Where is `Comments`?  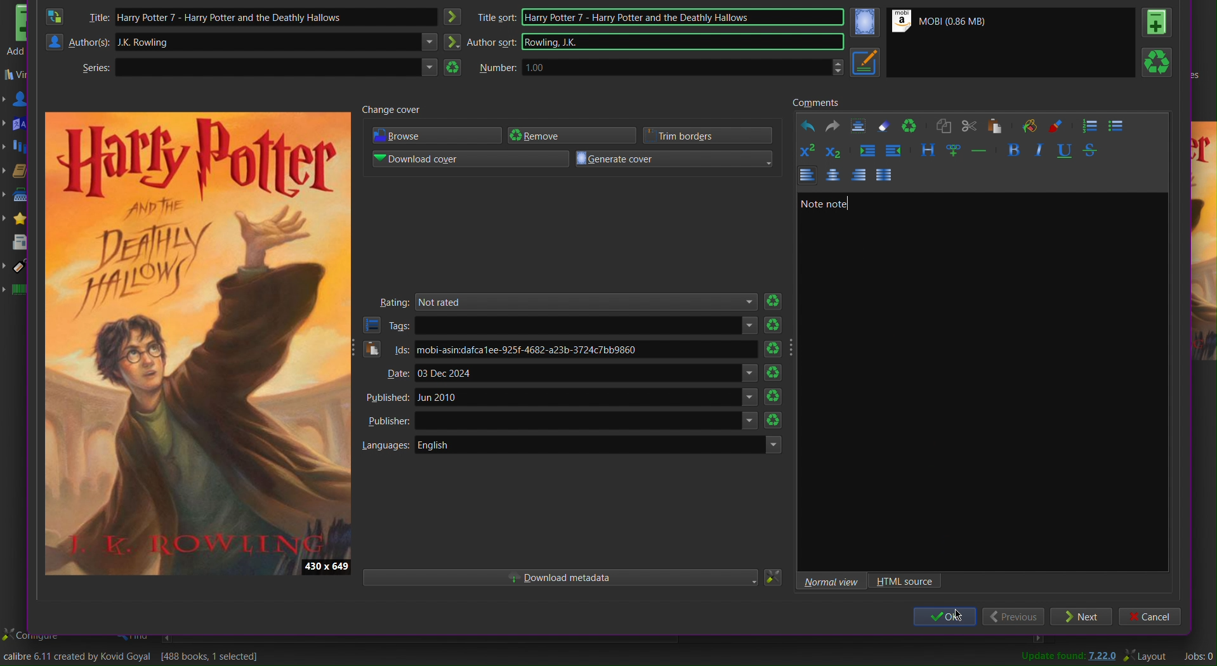 Comments is located at coordinates (815, 102).